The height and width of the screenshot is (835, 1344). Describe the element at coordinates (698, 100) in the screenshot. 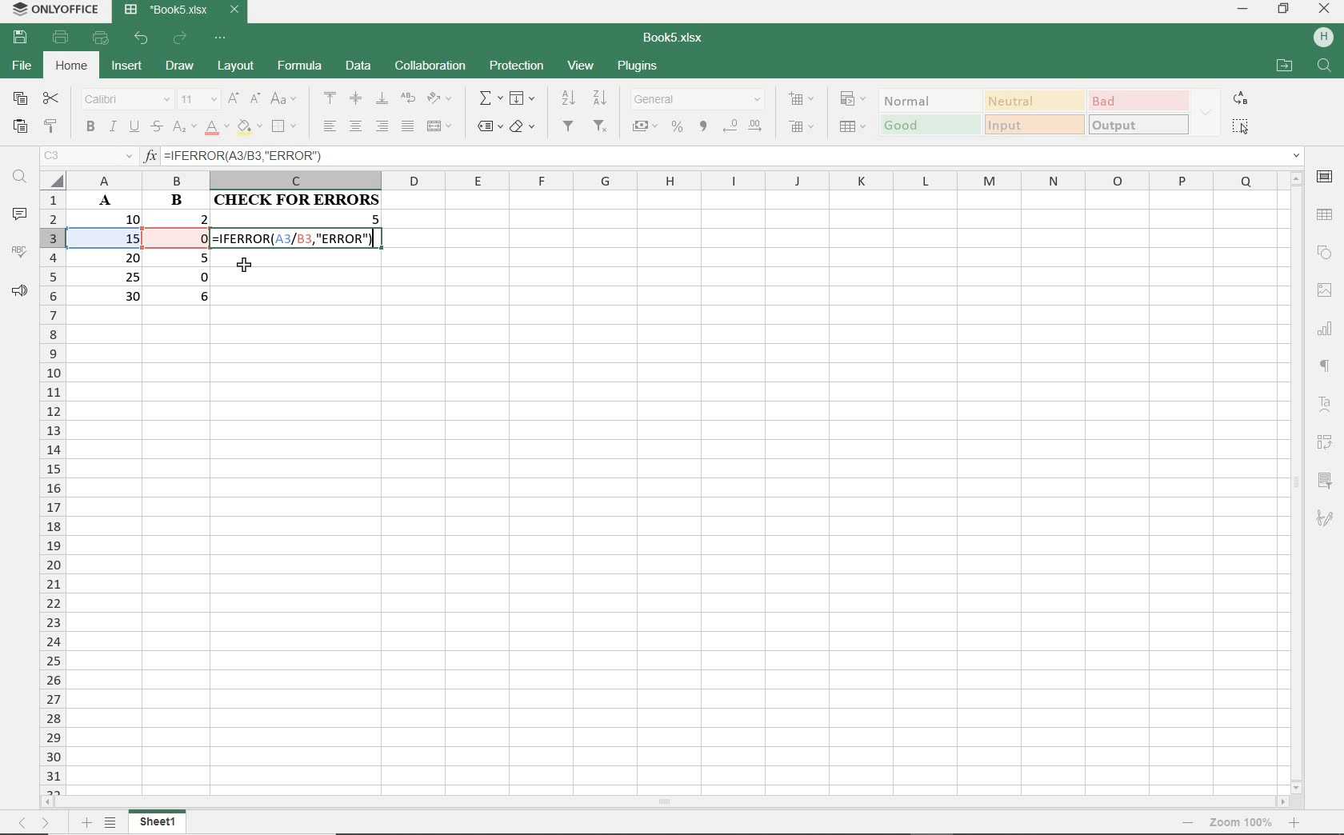

I see `NUMBER FORMAT` at that location.